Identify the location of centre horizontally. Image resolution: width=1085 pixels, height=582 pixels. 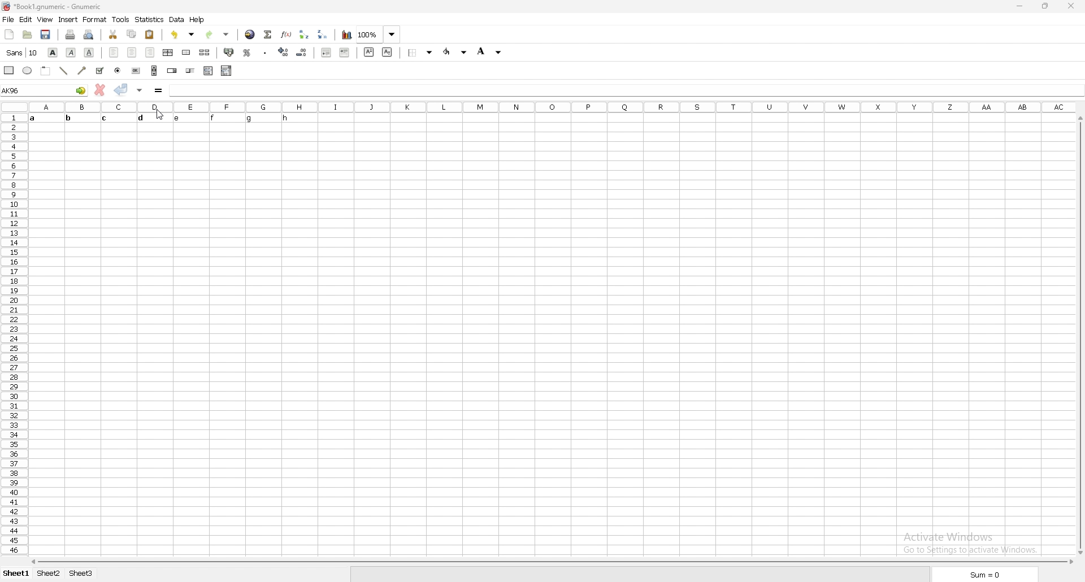
(168, 53).